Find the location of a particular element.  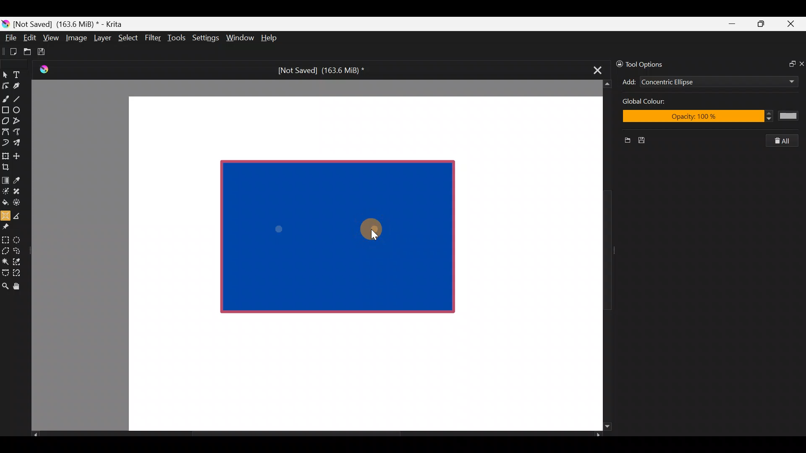

Polygonal section tool is located at coordinates (5, 249).